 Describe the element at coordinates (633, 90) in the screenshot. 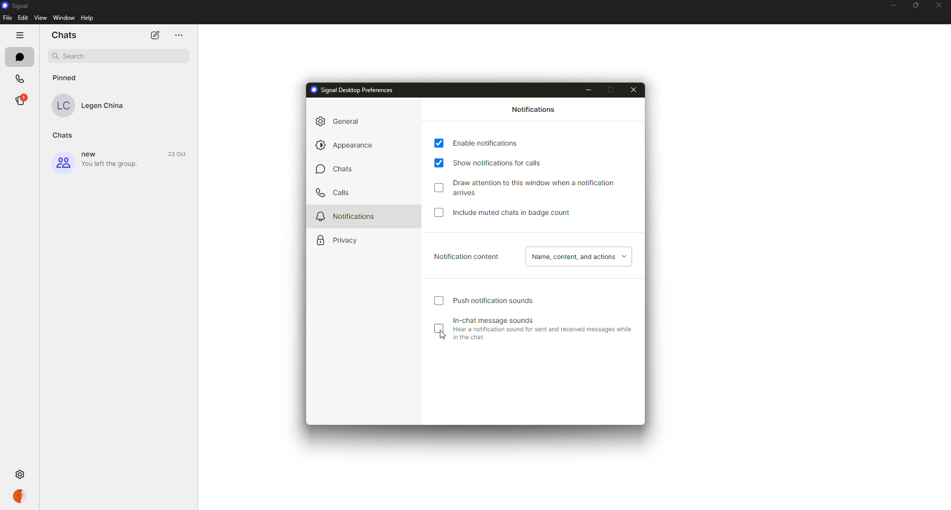

I see `close` at that location.